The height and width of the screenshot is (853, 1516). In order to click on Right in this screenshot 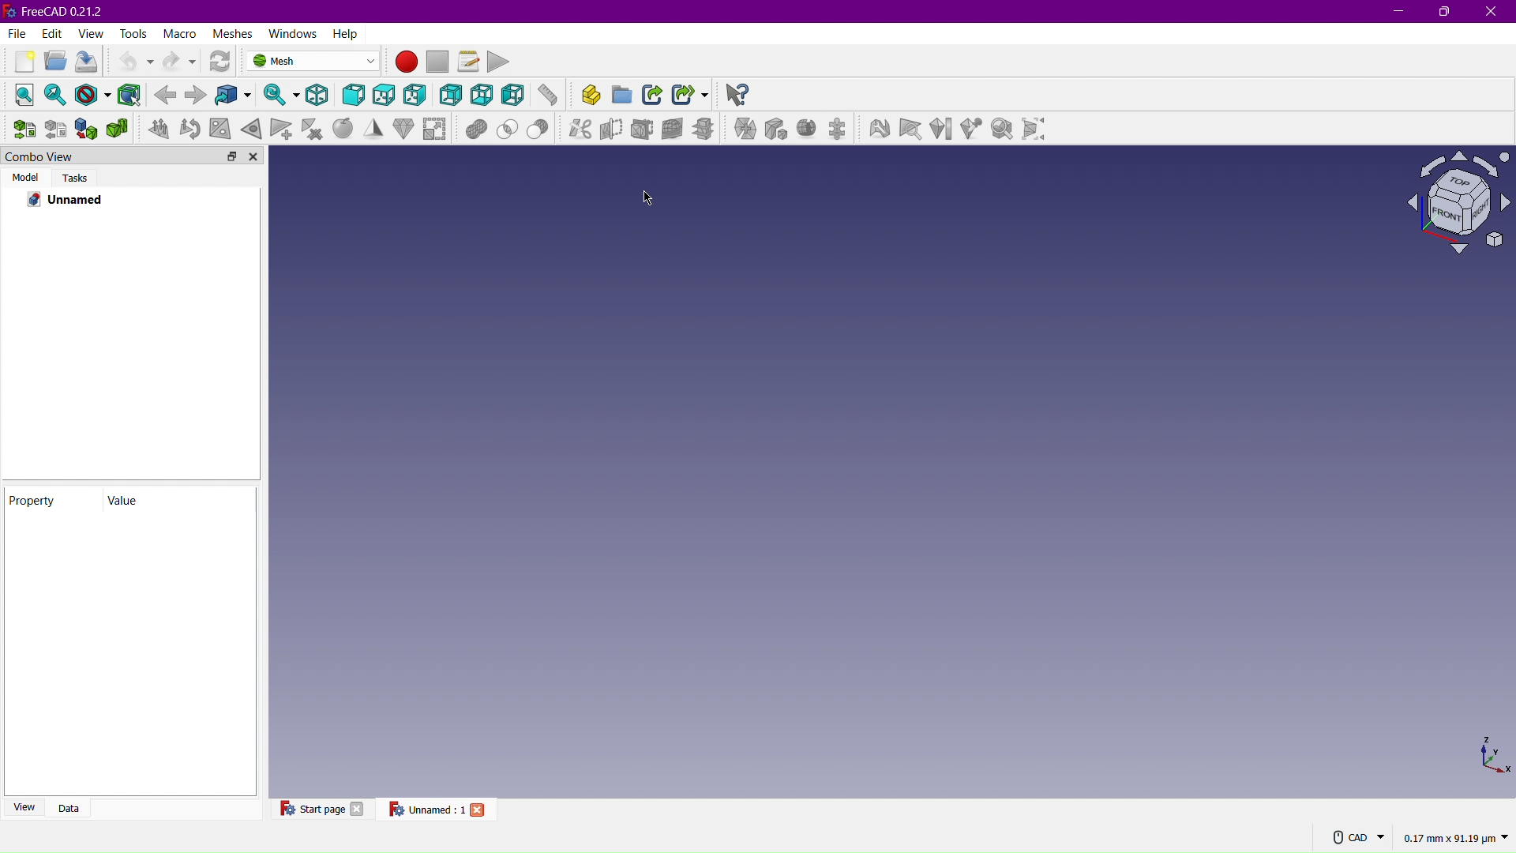, I will do `click(418, 96)`.